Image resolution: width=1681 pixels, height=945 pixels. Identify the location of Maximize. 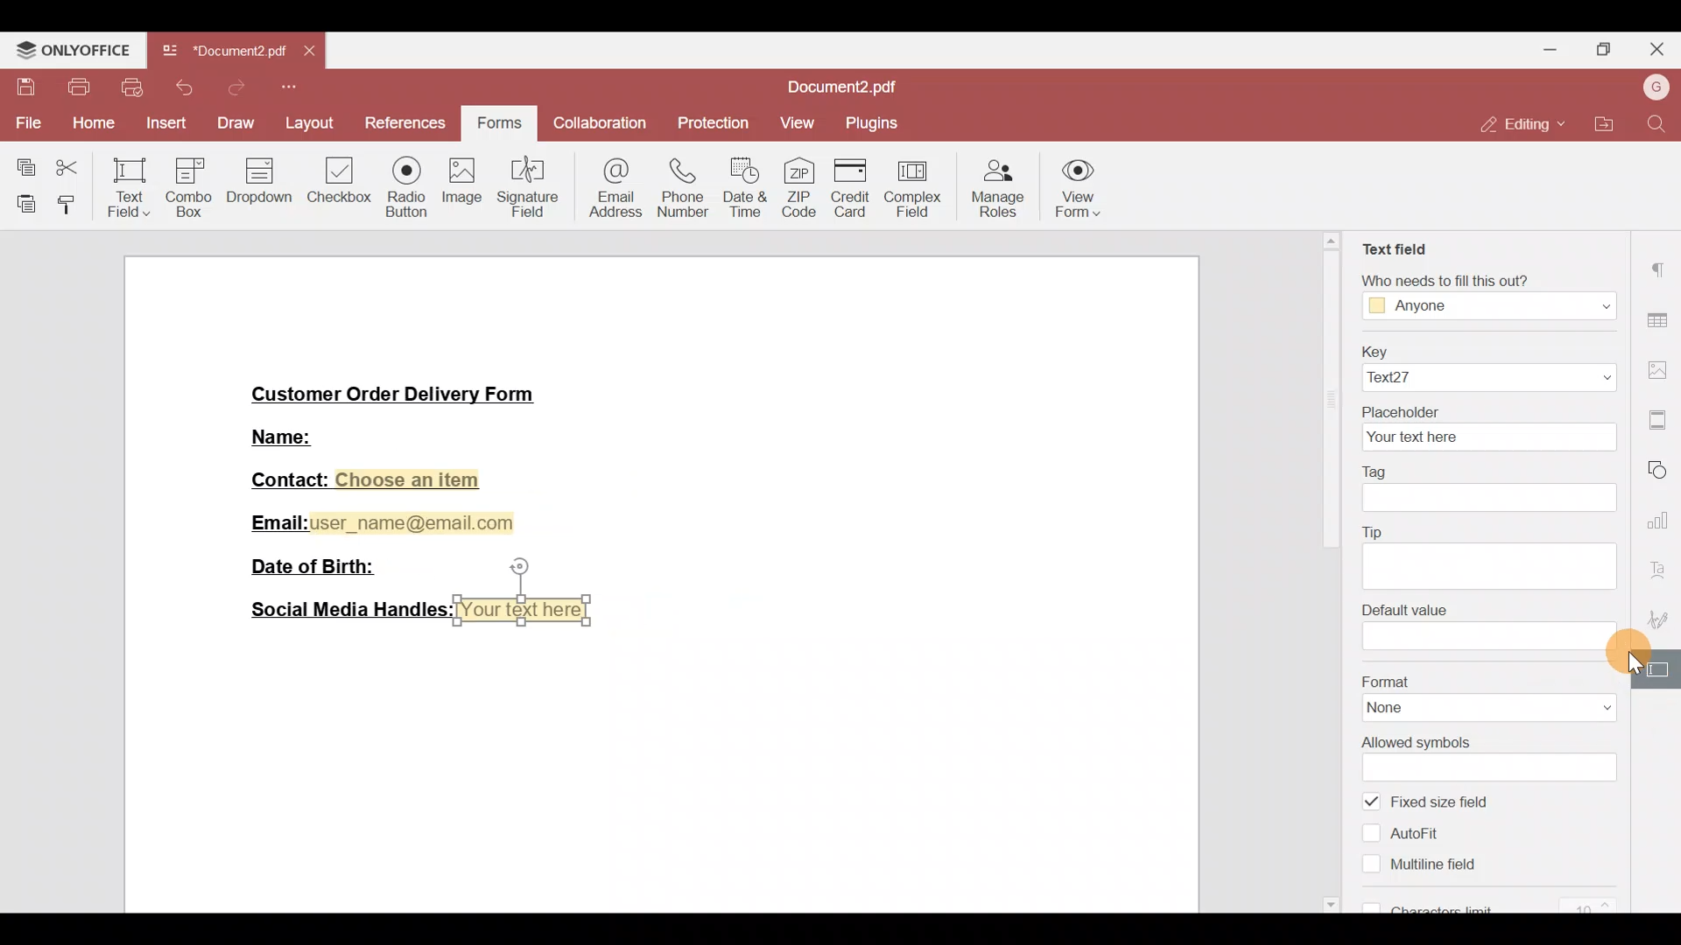
(1610, 48).